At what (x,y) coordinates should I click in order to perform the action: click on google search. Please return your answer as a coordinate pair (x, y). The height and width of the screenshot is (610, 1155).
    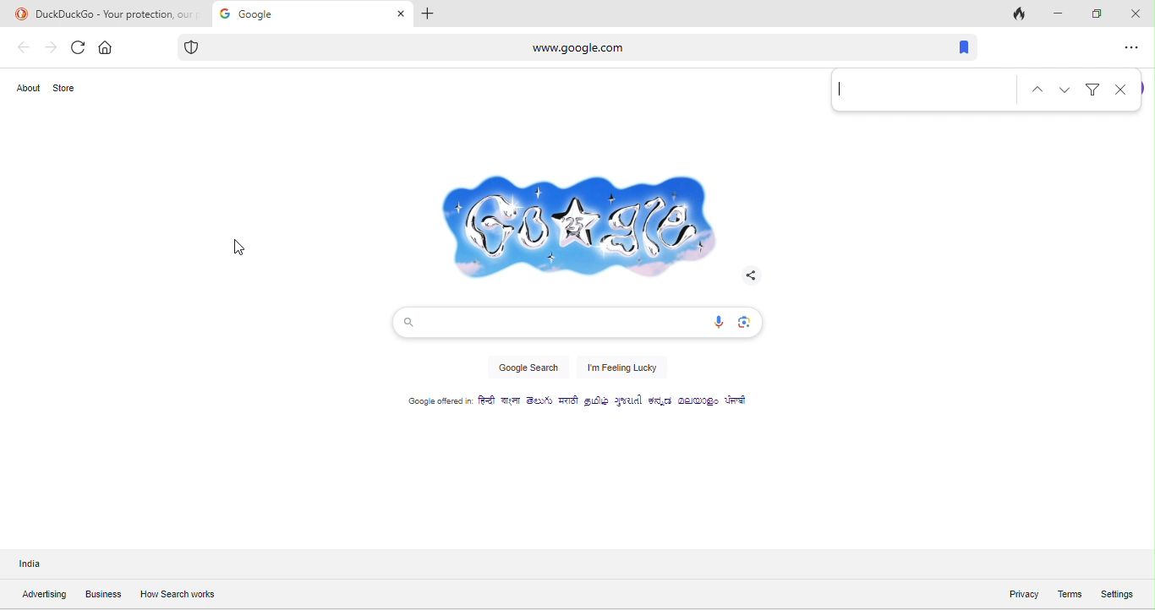
    Looking at the image, I should click on (527, 371).